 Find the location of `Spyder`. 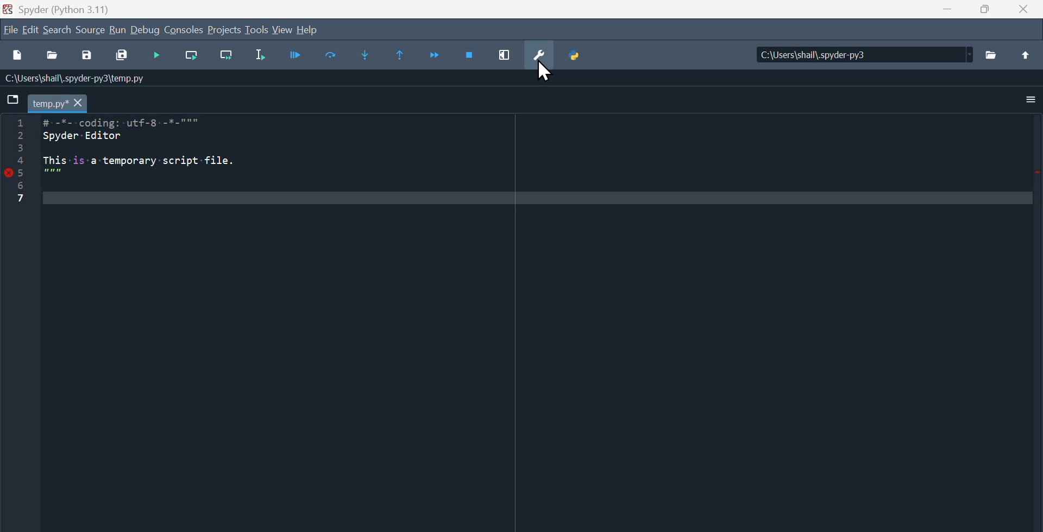

Spyder is located at coordinates (67, 9).